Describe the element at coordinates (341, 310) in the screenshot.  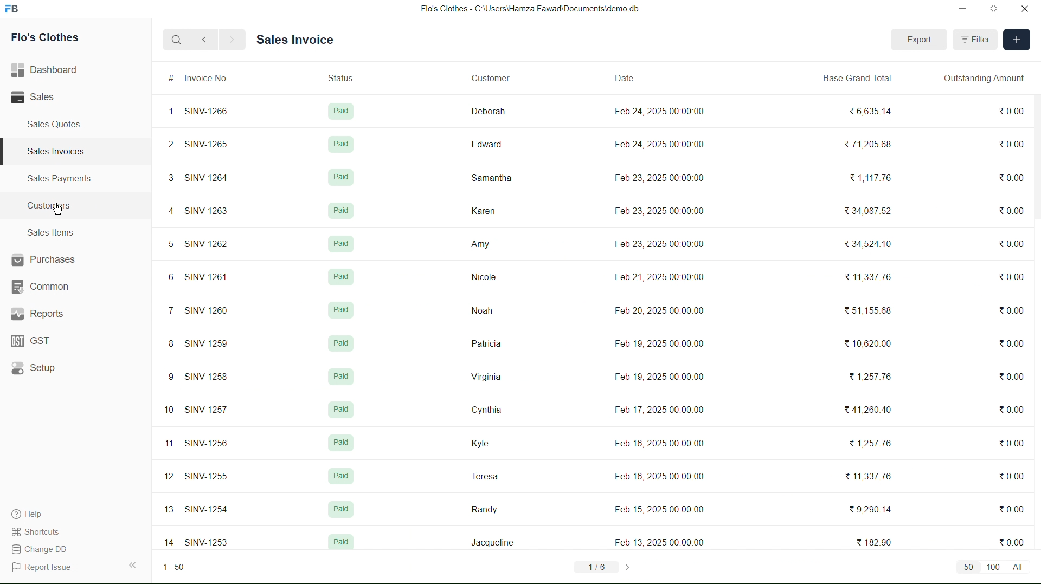
I see `Paid` at that location.